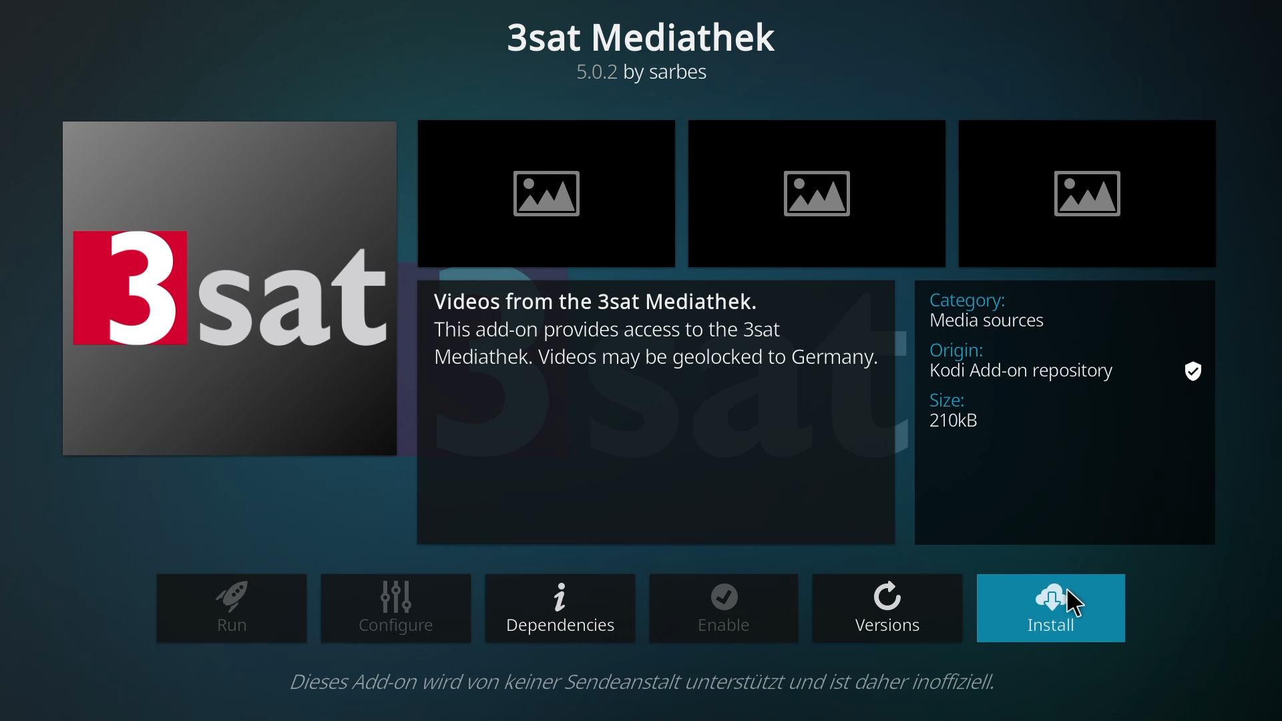  What do you see at coordinates (1092, 200) in the screenshot?
I see `image` at bounding box center [1092, 200].